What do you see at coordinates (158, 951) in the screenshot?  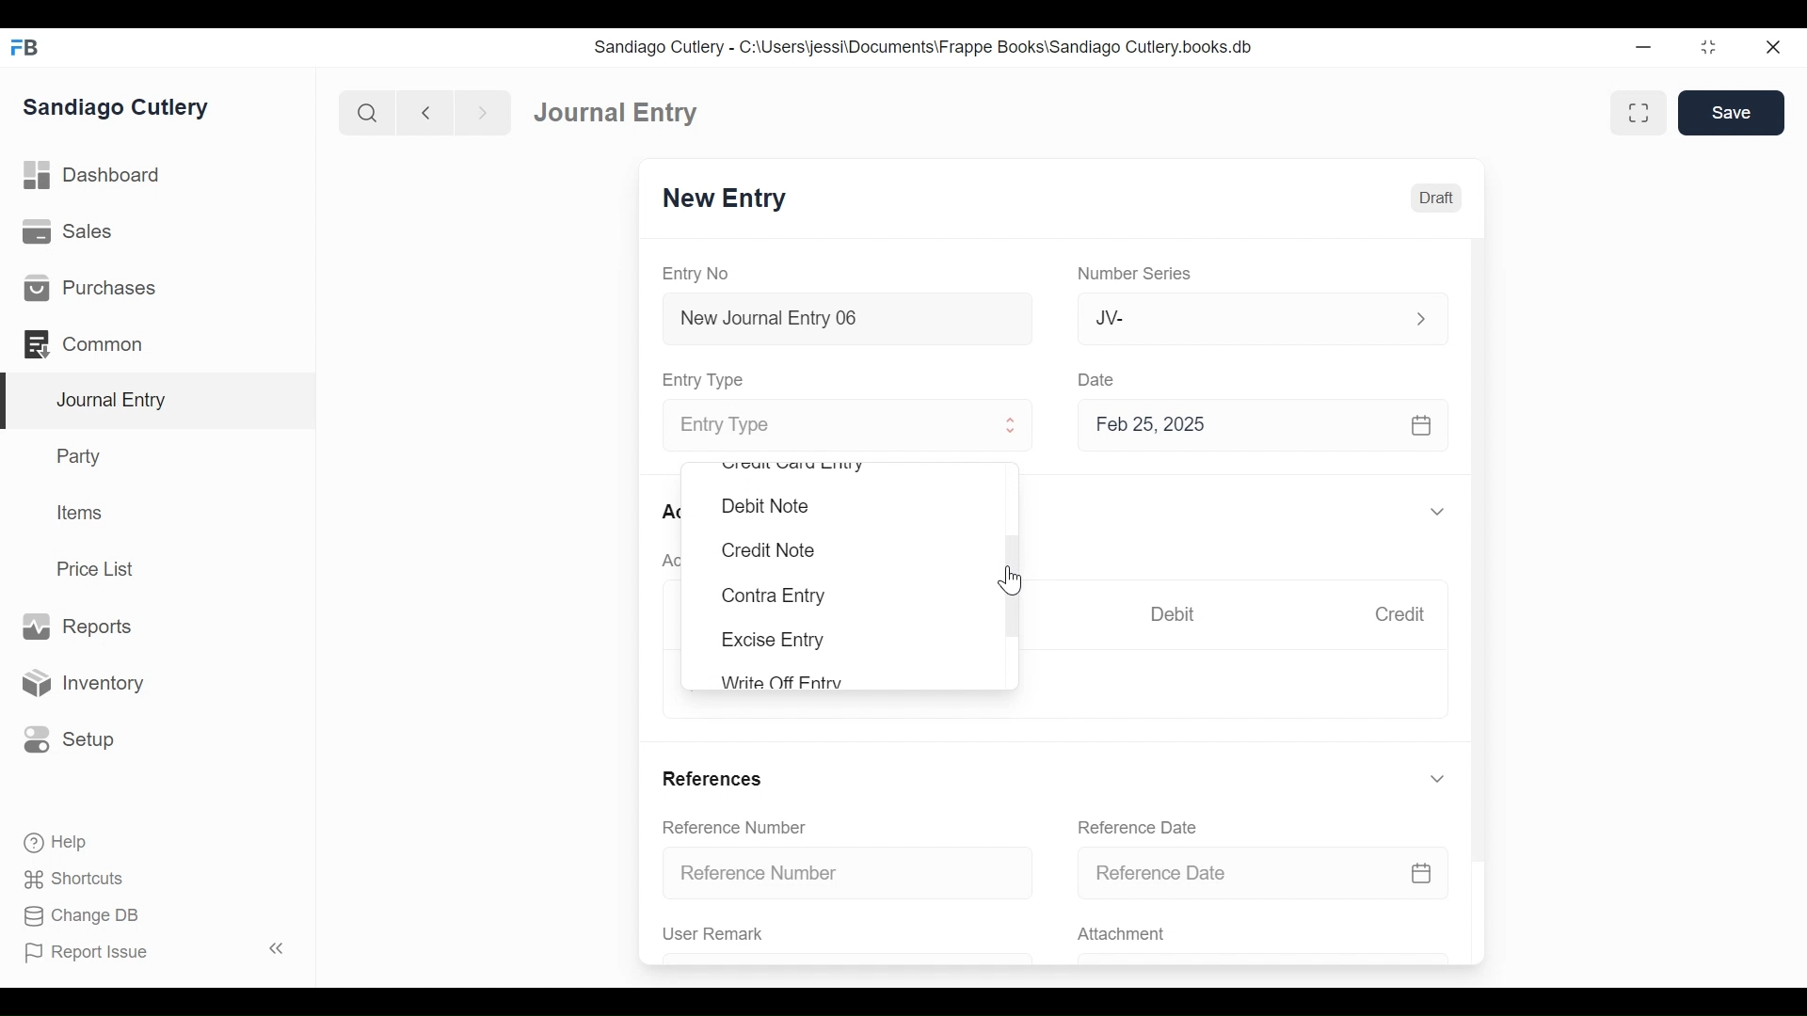 I see `Report Issue` at bounding box center [158, 951].